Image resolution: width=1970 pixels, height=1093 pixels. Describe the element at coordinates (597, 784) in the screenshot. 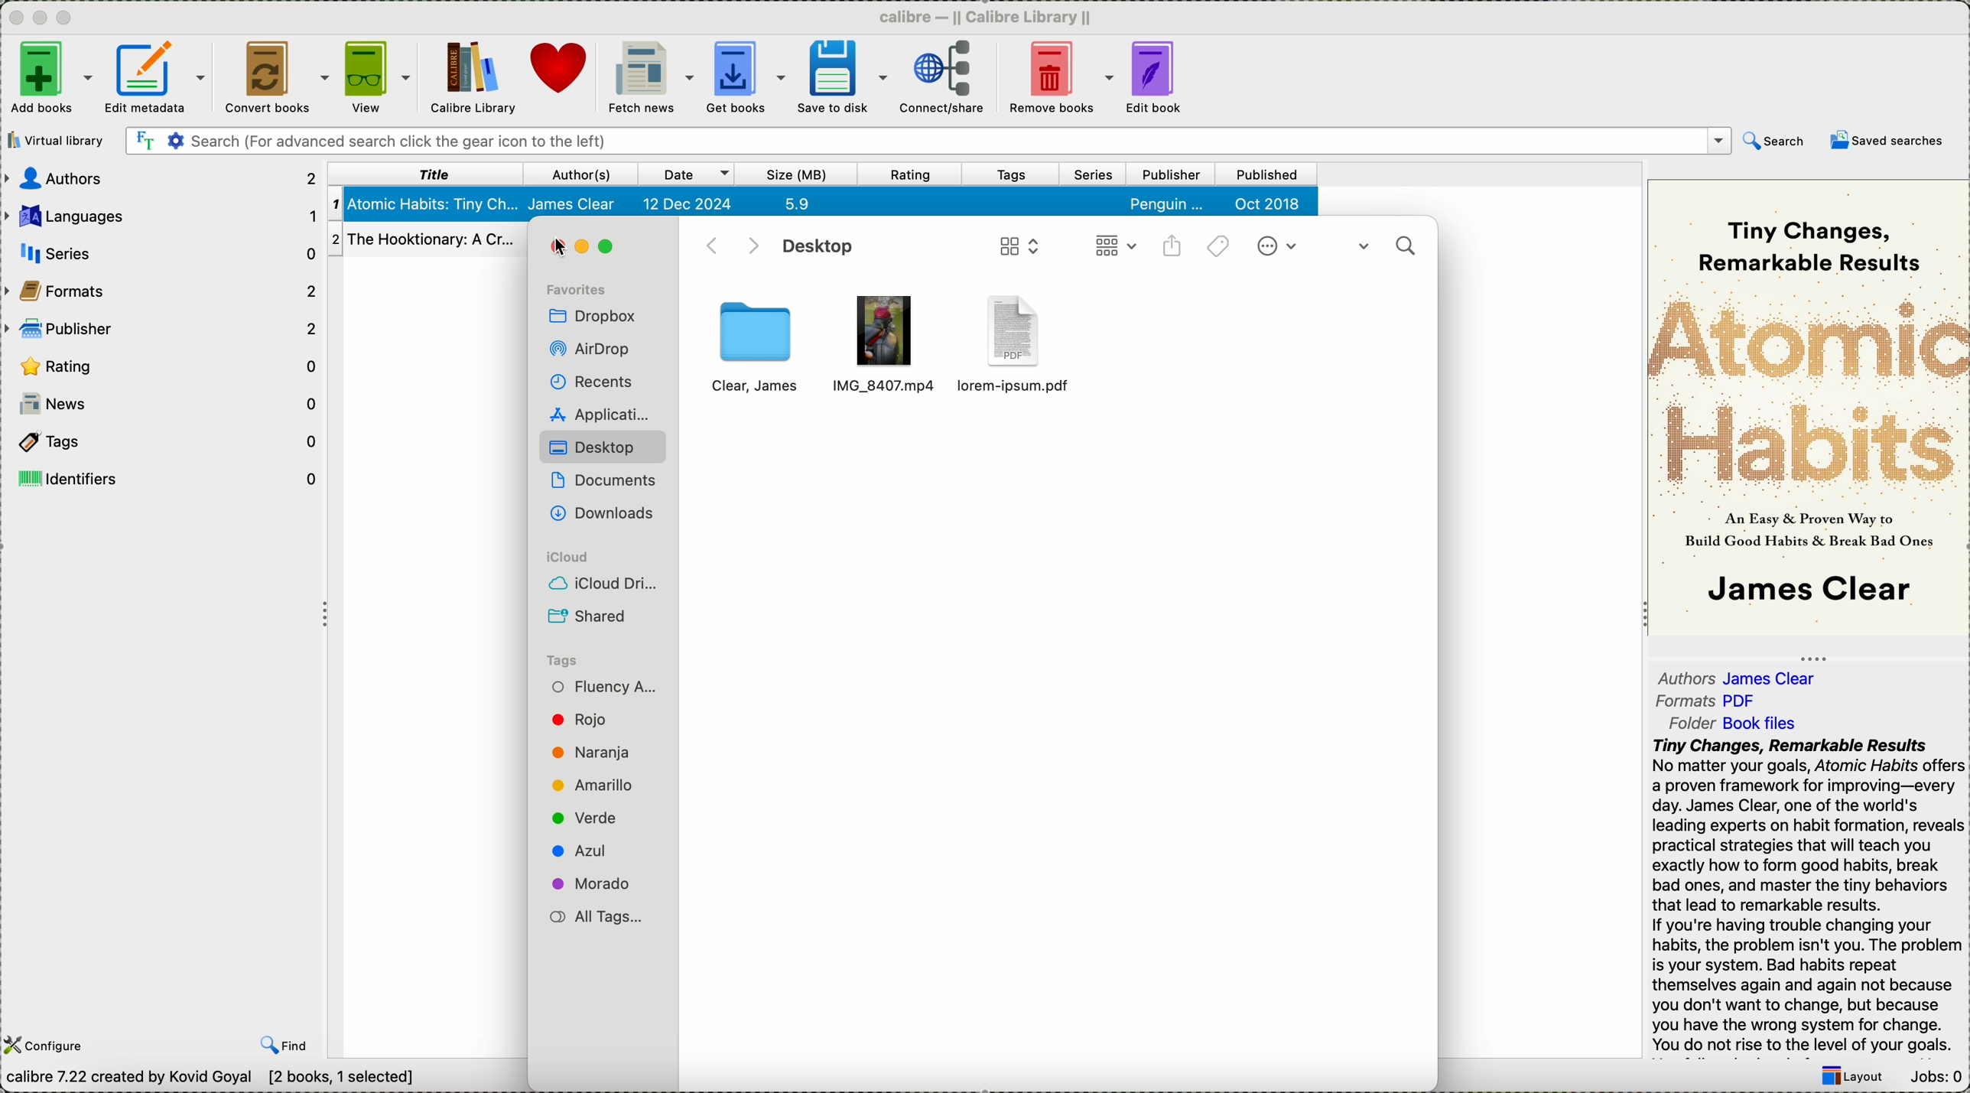

I see `tag` at that location.